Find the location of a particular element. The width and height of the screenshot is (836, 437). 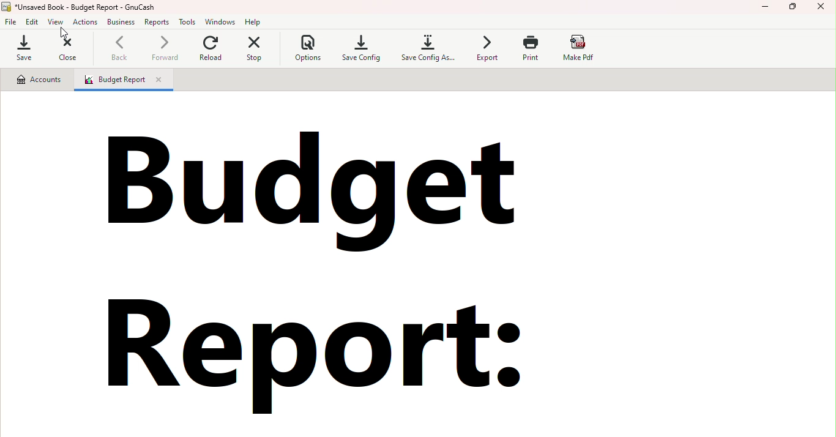

view is located at coordinates (57, 22).